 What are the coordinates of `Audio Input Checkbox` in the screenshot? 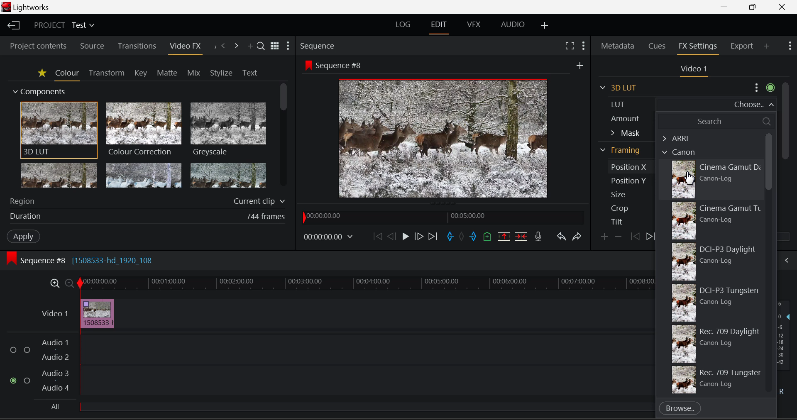 It's located at (28, 350).